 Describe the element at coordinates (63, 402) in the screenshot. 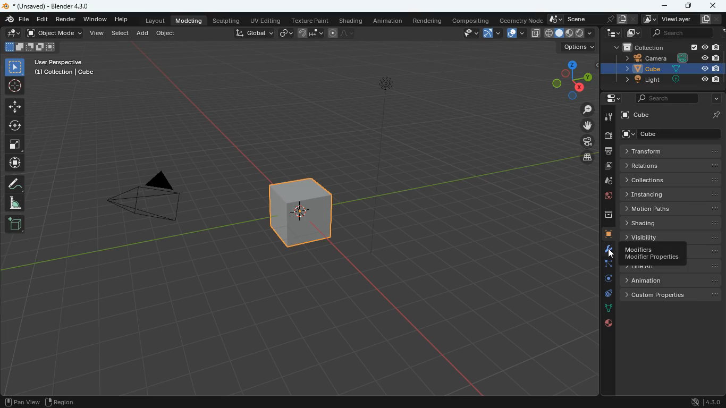

I see `region` at that location.